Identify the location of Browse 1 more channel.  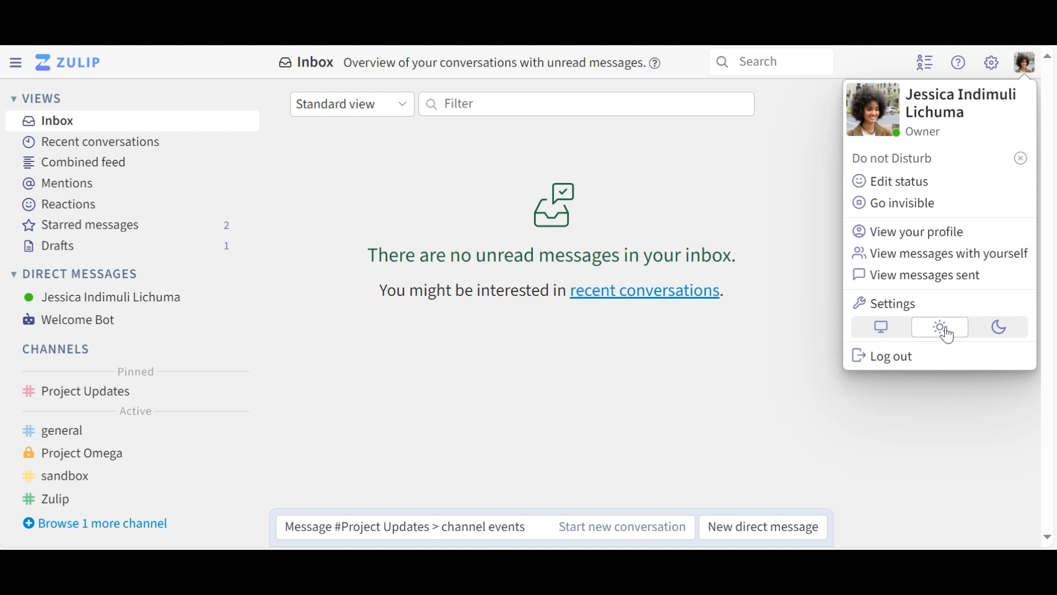
(98, 524).